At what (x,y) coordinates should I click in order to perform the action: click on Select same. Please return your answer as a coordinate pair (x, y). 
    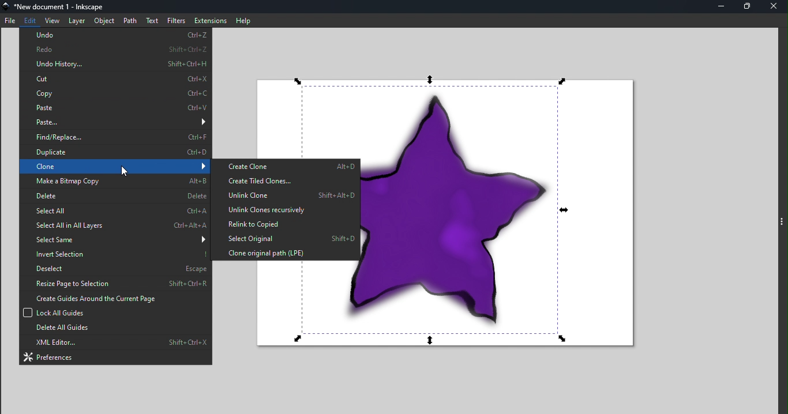
    Looking at the image, I should click on (117, 239).